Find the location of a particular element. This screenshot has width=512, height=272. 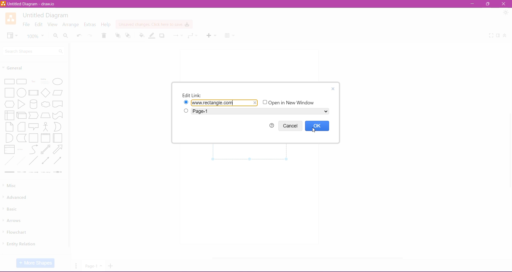

Untitled Diagram is located at coordinates (46, 15).